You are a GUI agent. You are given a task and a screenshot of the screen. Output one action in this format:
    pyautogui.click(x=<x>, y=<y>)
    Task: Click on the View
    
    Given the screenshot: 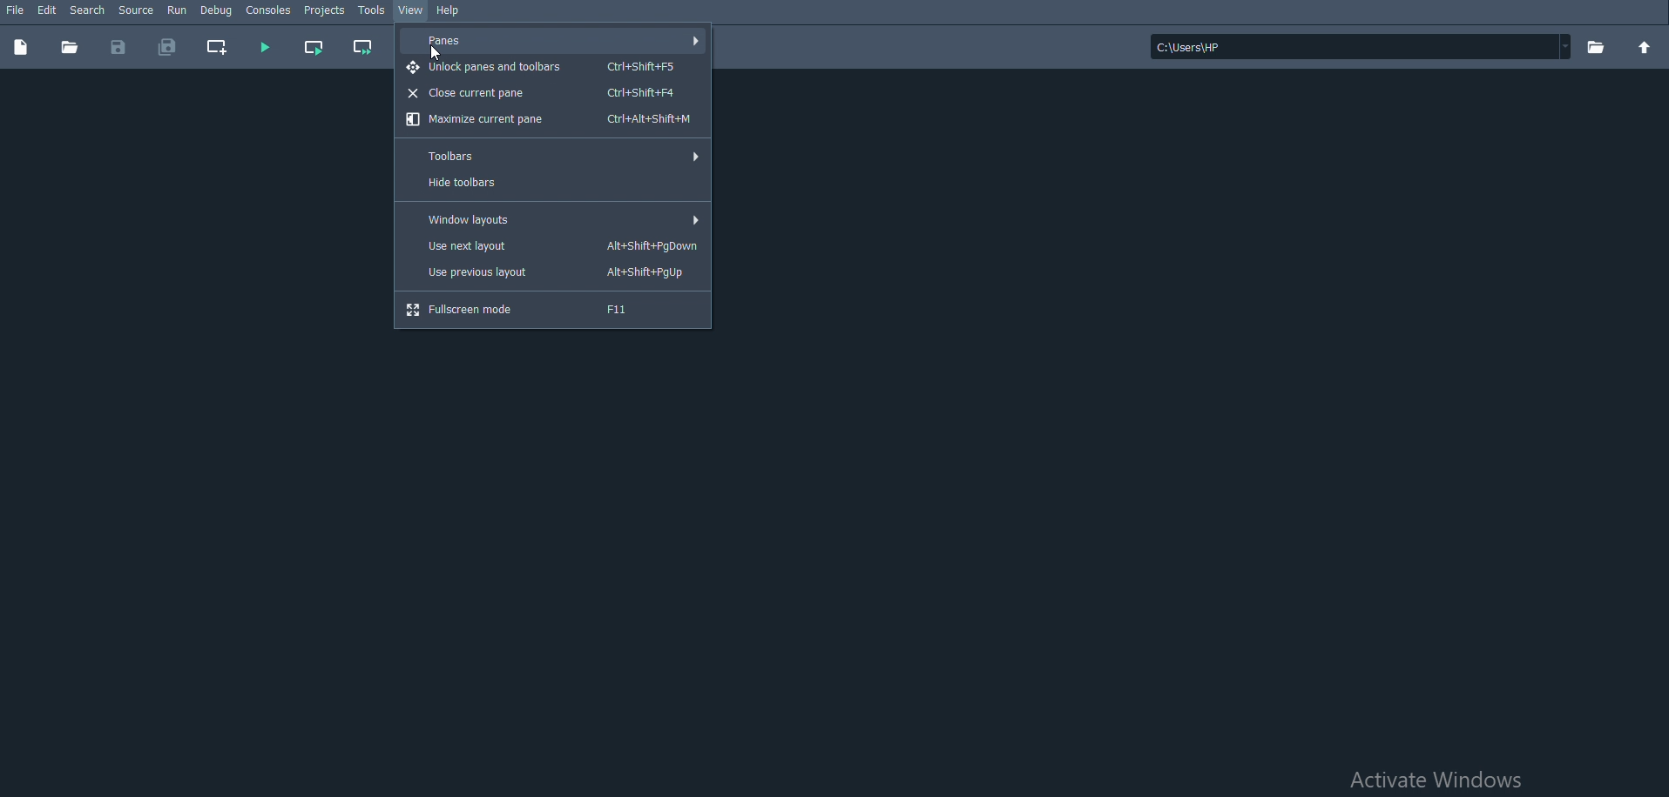 What is the action you would take?
    pyautogui.click(x=411, y=10)
    